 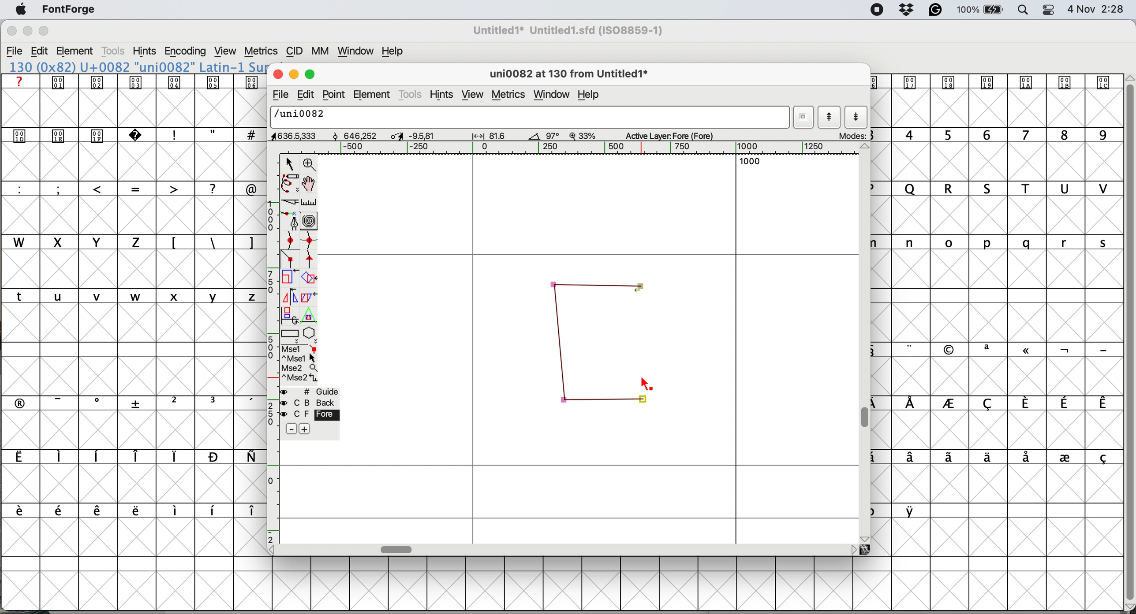 I want to click on help, so click(x=591, y=96).